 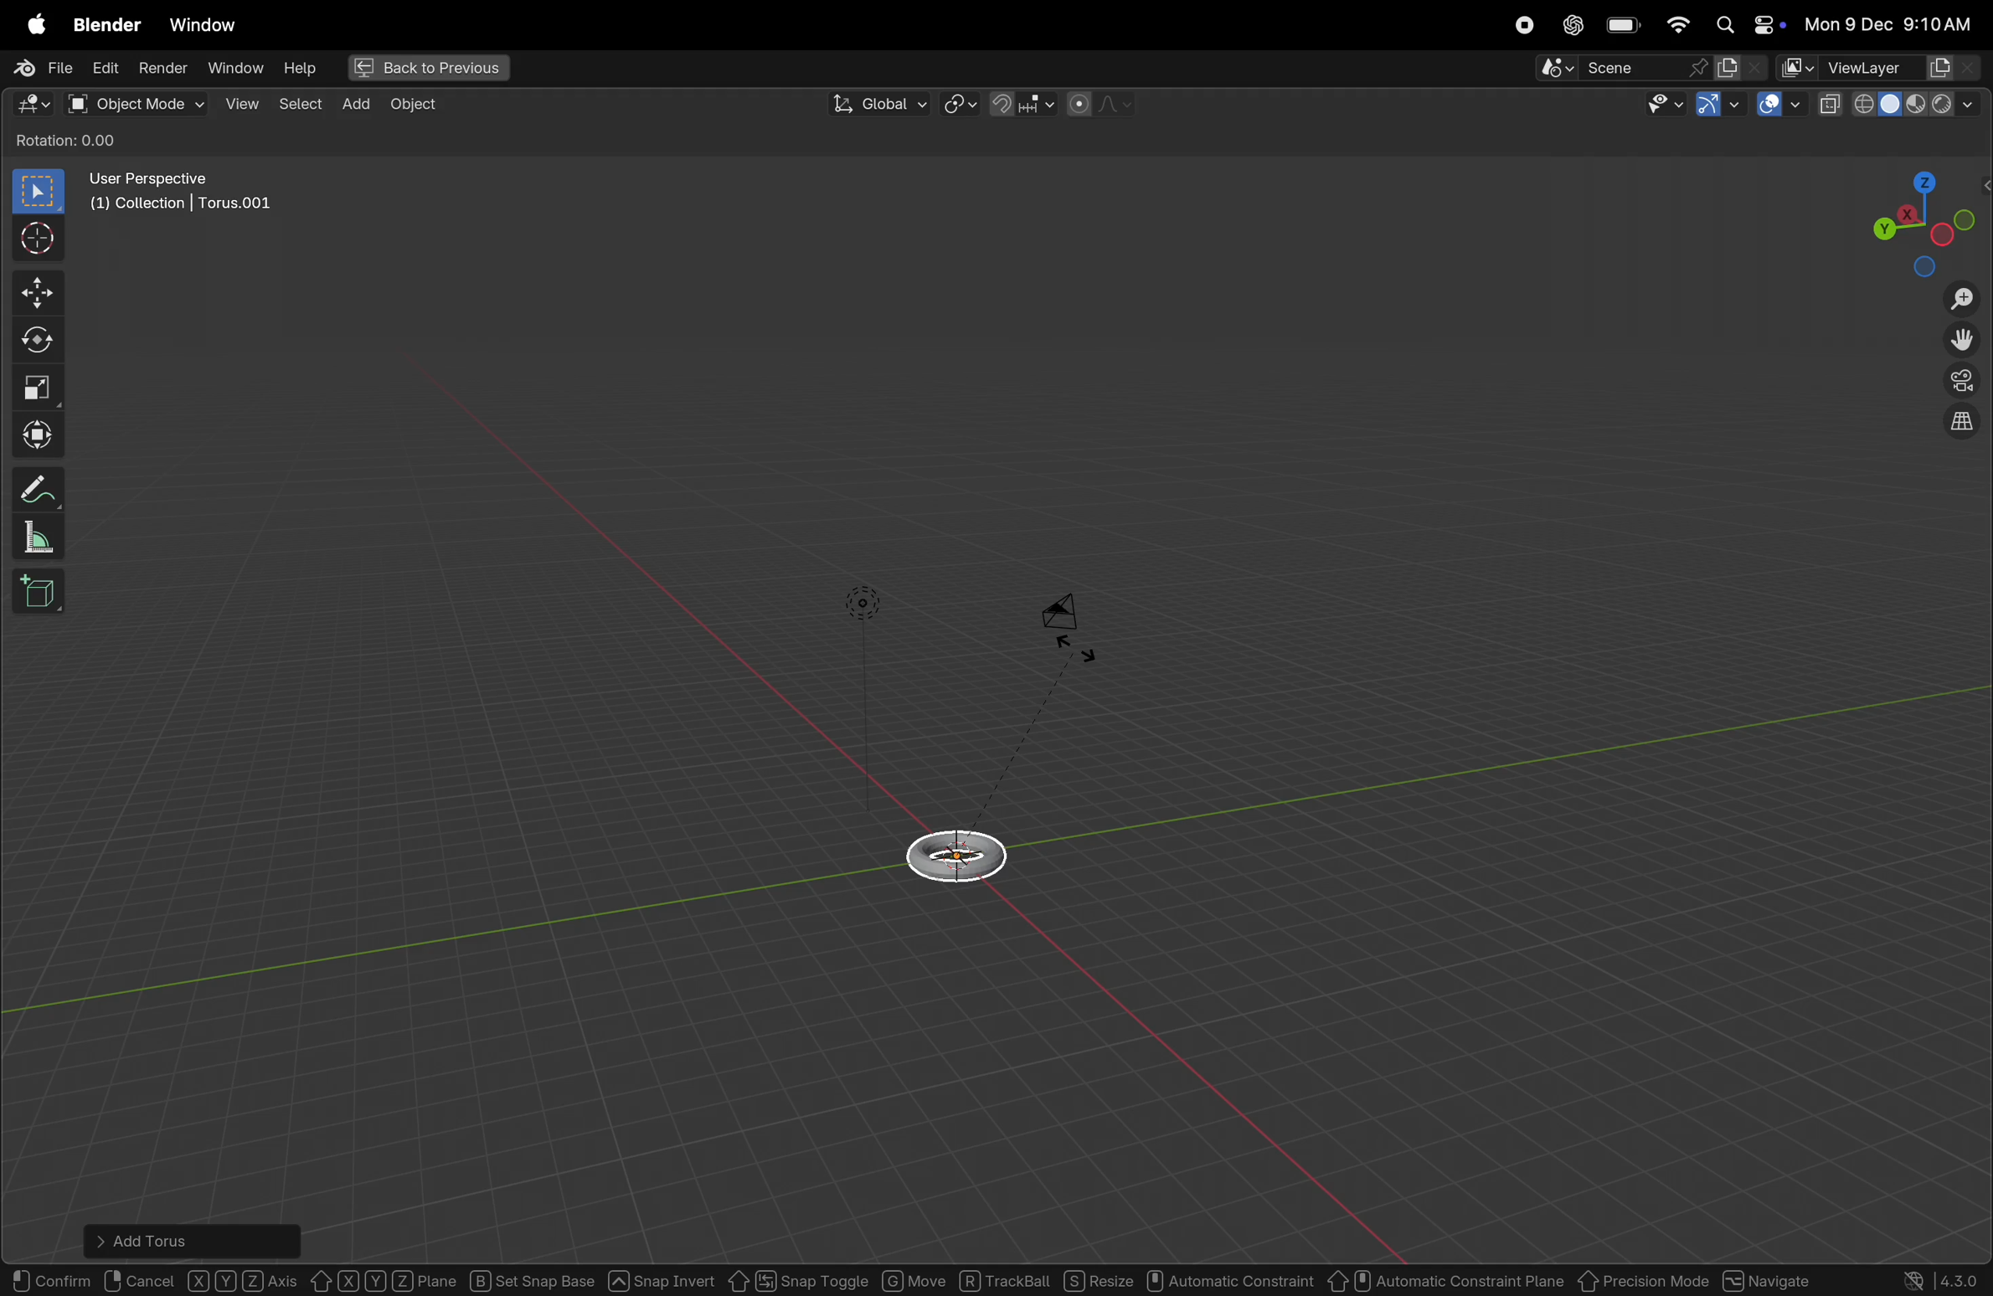 I want to click on global, so click(x=875, y=105).